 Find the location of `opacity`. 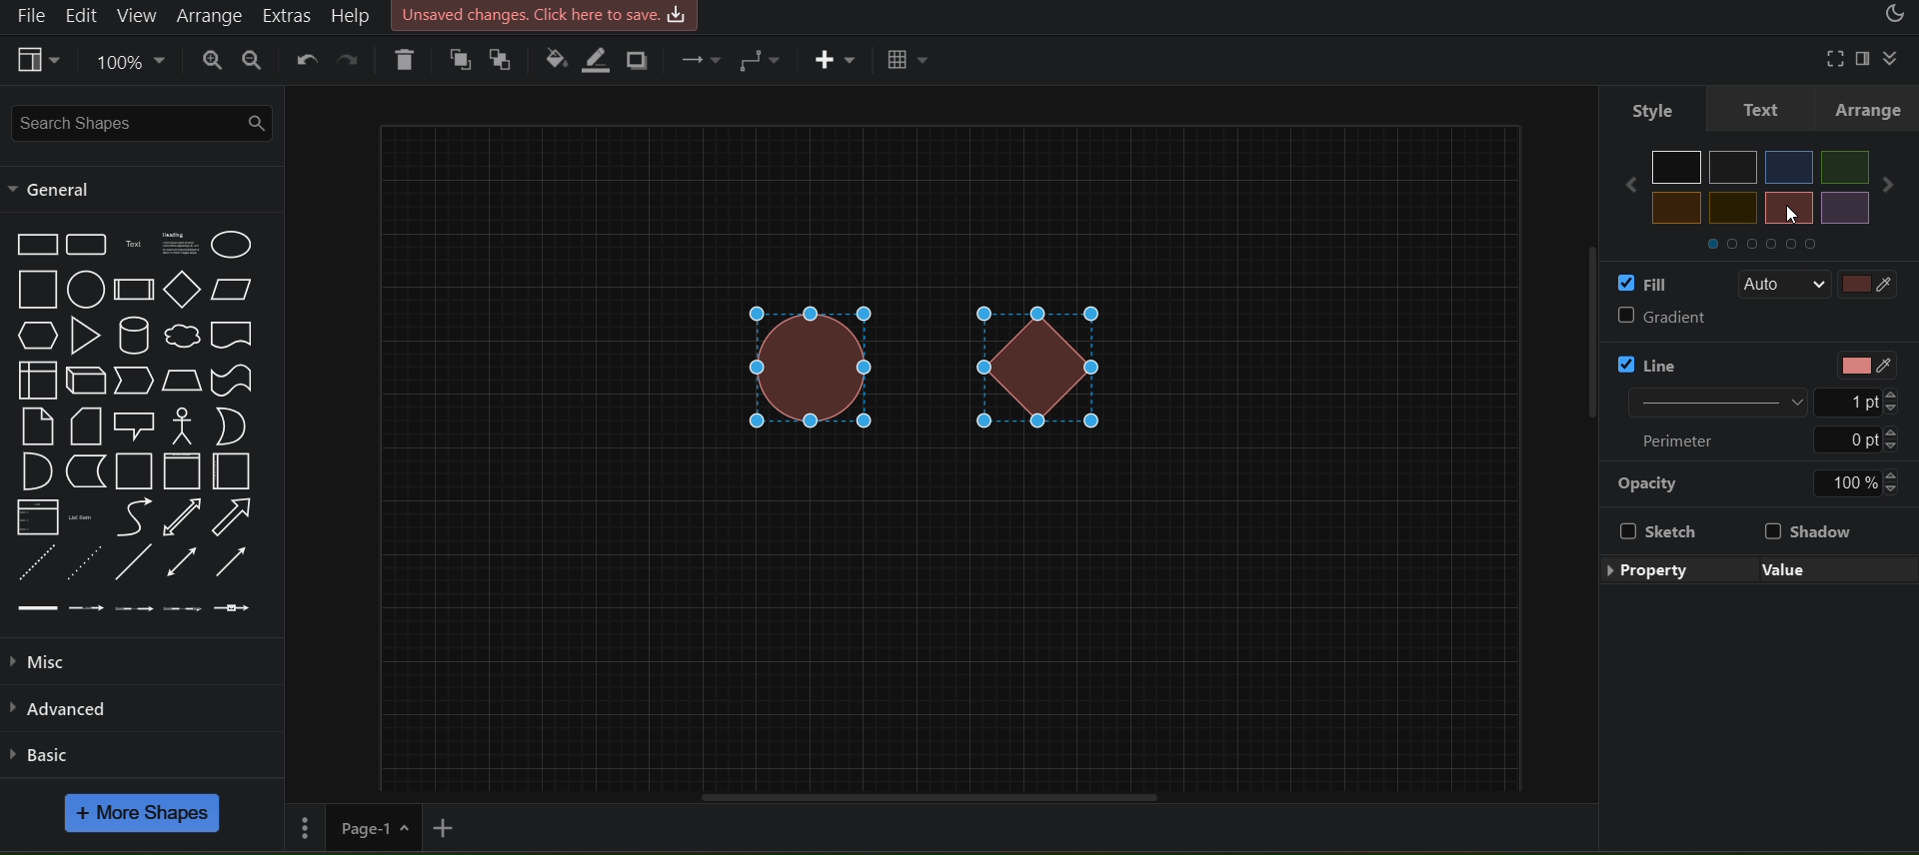

opacity is located at coordinates (1751, 486).